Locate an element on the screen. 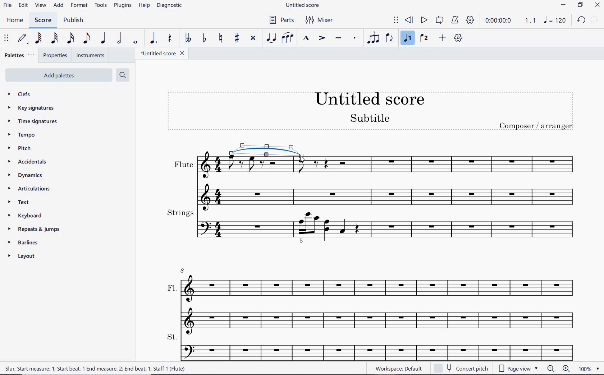 Image resolution: width=604 pixels, height=375 pixels. tools is located at coordinates (101, 5).